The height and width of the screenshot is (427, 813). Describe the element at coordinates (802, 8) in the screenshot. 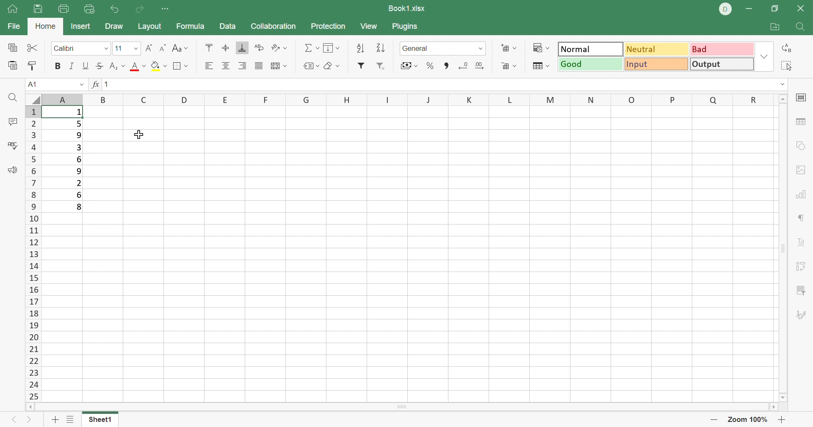

I see `Close` at that location.